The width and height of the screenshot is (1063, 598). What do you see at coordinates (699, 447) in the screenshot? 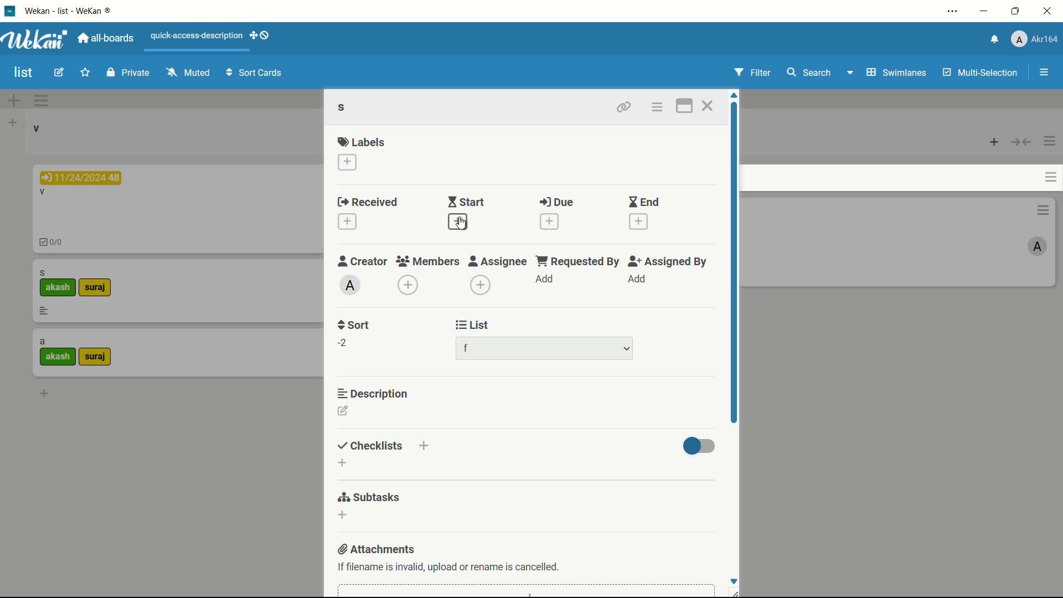
I see `toggle button` at bounding box center [699, 447].